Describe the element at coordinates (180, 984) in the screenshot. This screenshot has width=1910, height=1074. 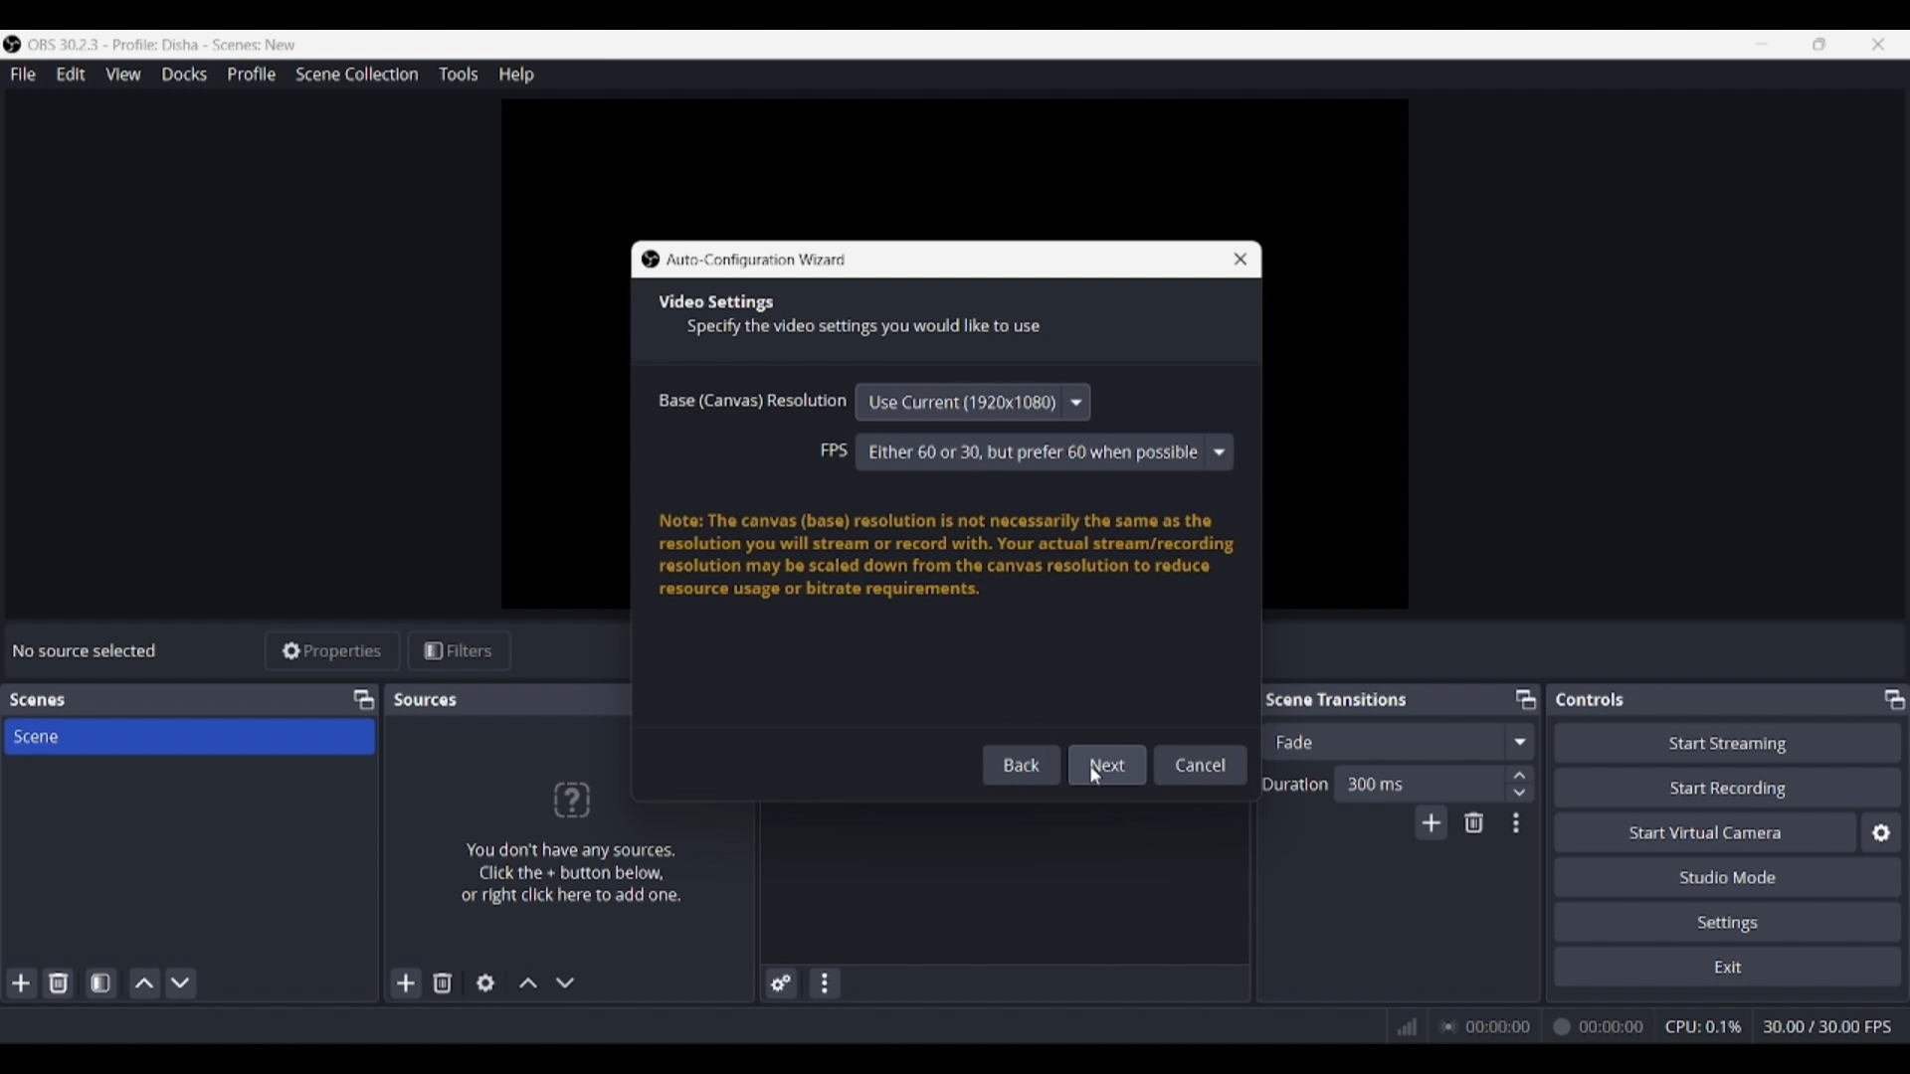
I see `Move scene down` at that location.